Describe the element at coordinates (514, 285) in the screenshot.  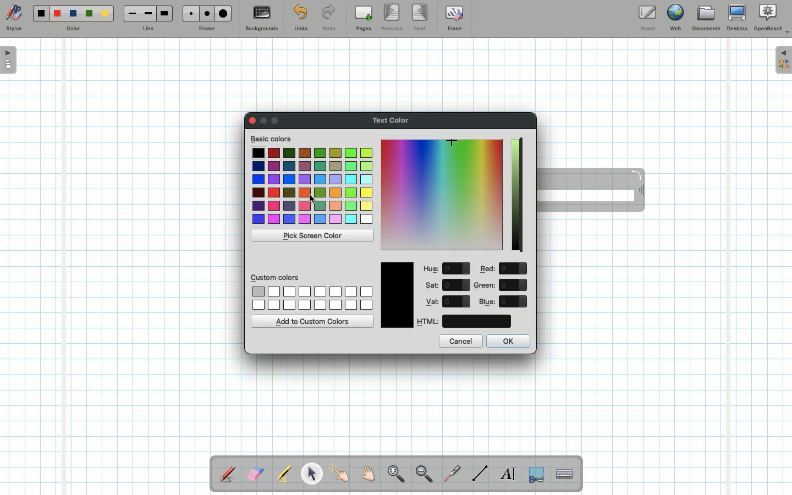
I see `value` at that location.